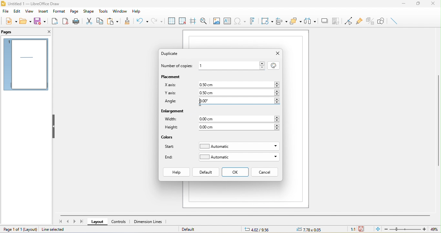  I want to click on y axis, so click(170, 94).